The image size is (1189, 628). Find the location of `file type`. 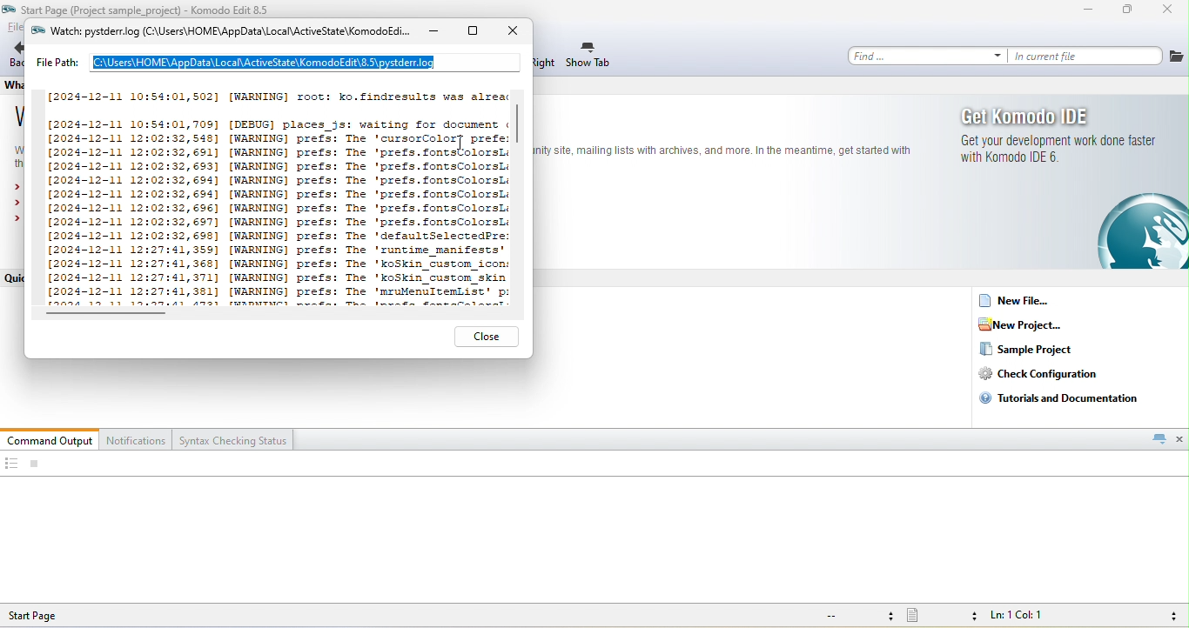

file type is located at coordinates (942, 617).